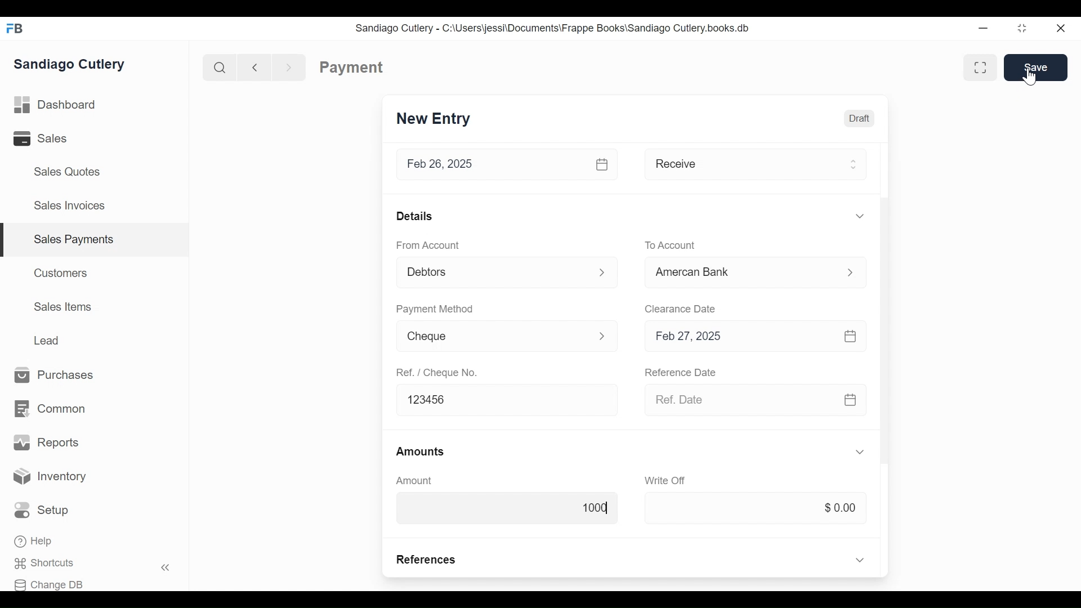 The width and height of the screenshot is (1081, 608). What do you see at coordinates (740, 336) in the screenshot?
I see `Feb 27, 2025` at bounding box center [740, 336].